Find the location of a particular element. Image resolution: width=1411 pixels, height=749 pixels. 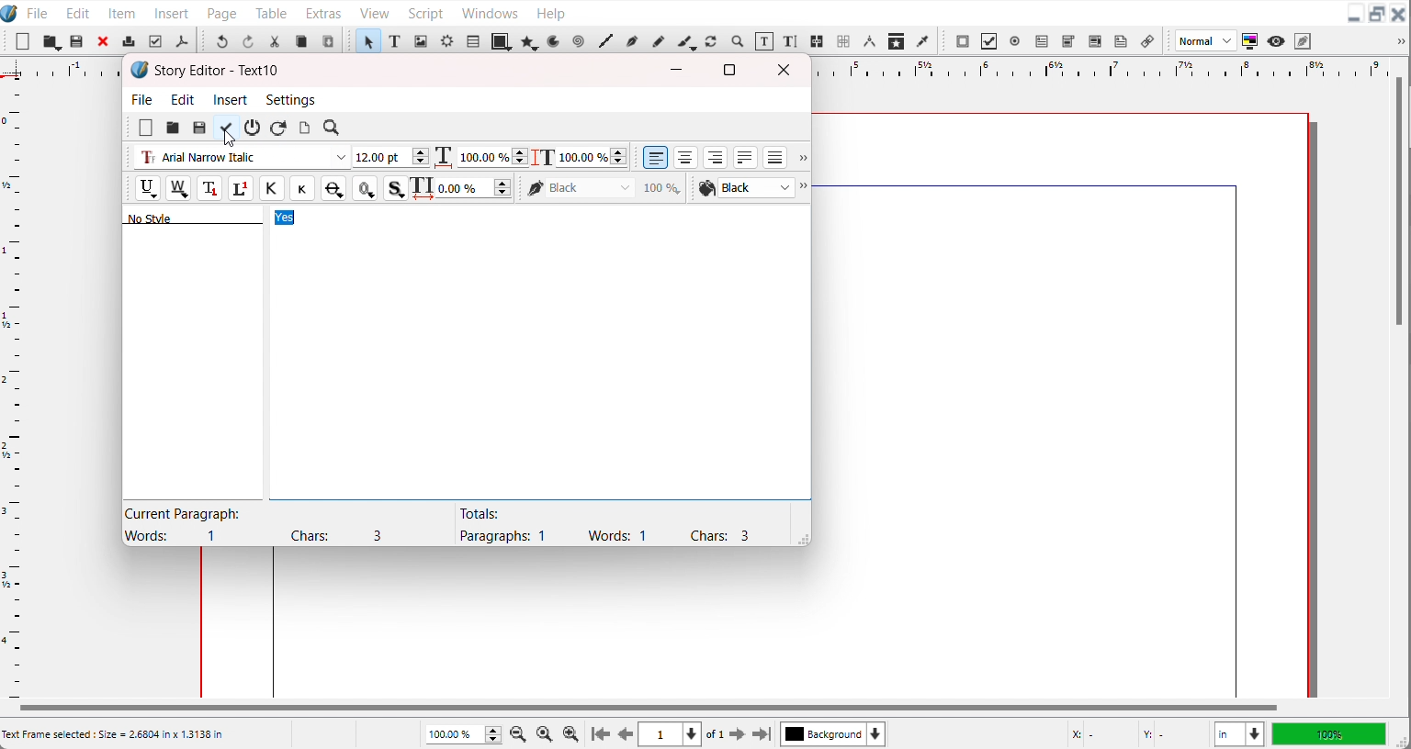

Save as PDF is located at coordinates (181, 41).